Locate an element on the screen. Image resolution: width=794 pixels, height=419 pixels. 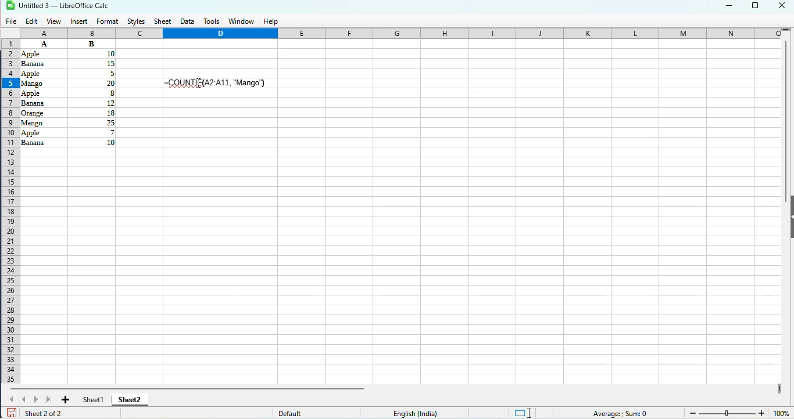
=COUNTIF(A2:A11, "Mango") typed and "Enter" pressed is located at coordinates (215, 82).